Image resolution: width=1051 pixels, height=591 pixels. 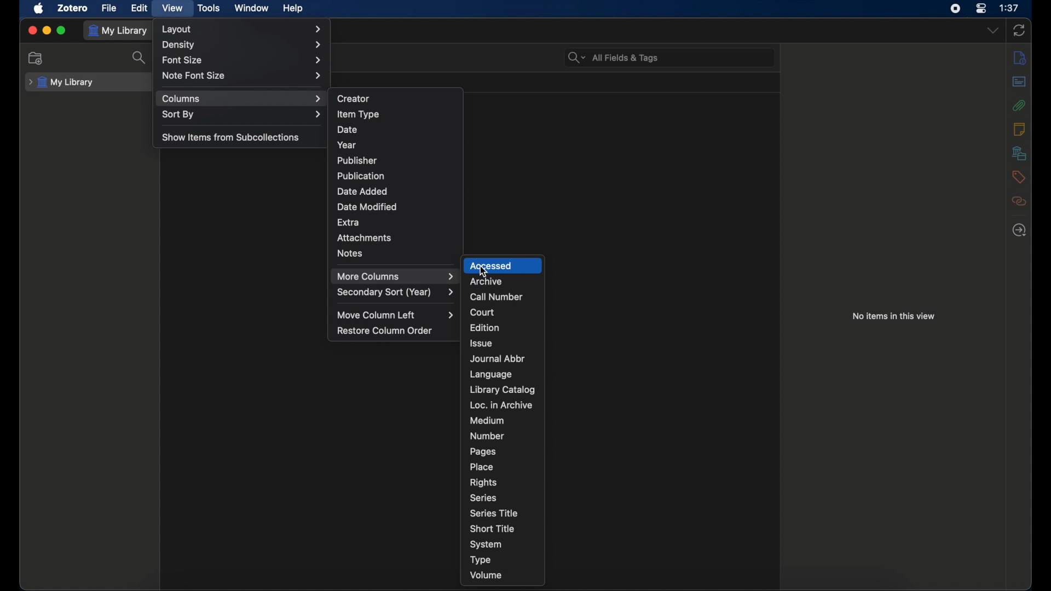 What do you see at coordinates (486, 327) in the screenshot?
I see `edition` at bounding box center [486, 327].